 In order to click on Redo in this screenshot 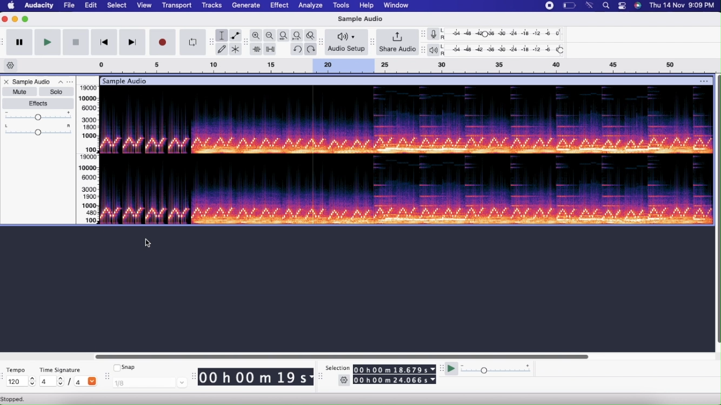, I will do `click(311, 49)`.